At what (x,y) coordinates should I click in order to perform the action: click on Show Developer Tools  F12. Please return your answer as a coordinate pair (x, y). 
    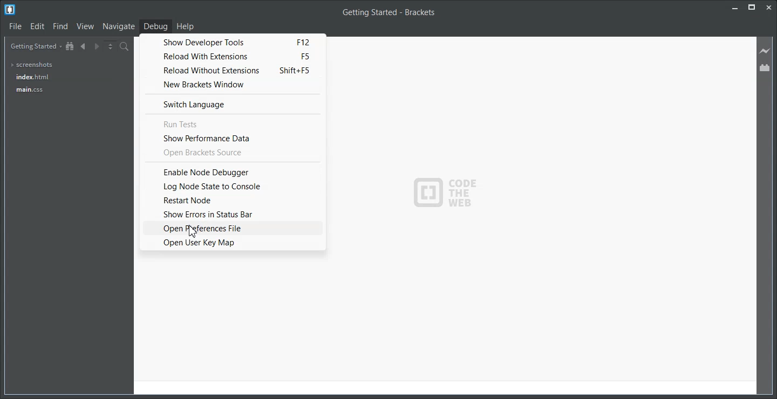
    Looking at the image, I should click on (233, 42).